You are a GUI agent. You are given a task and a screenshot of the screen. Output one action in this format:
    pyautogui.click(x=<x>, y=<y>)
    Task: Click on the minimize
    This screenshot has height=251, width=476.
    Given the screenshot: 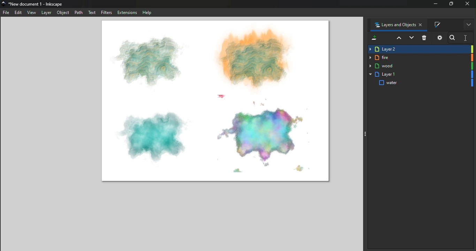 What is the action you would take?
    pyautogui.click(x=436, y=4)
    